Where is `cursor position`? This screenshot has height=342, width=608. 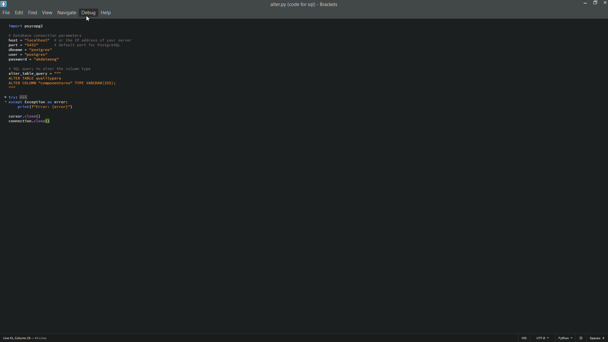 cursor position is located at coordinates (15, 338).